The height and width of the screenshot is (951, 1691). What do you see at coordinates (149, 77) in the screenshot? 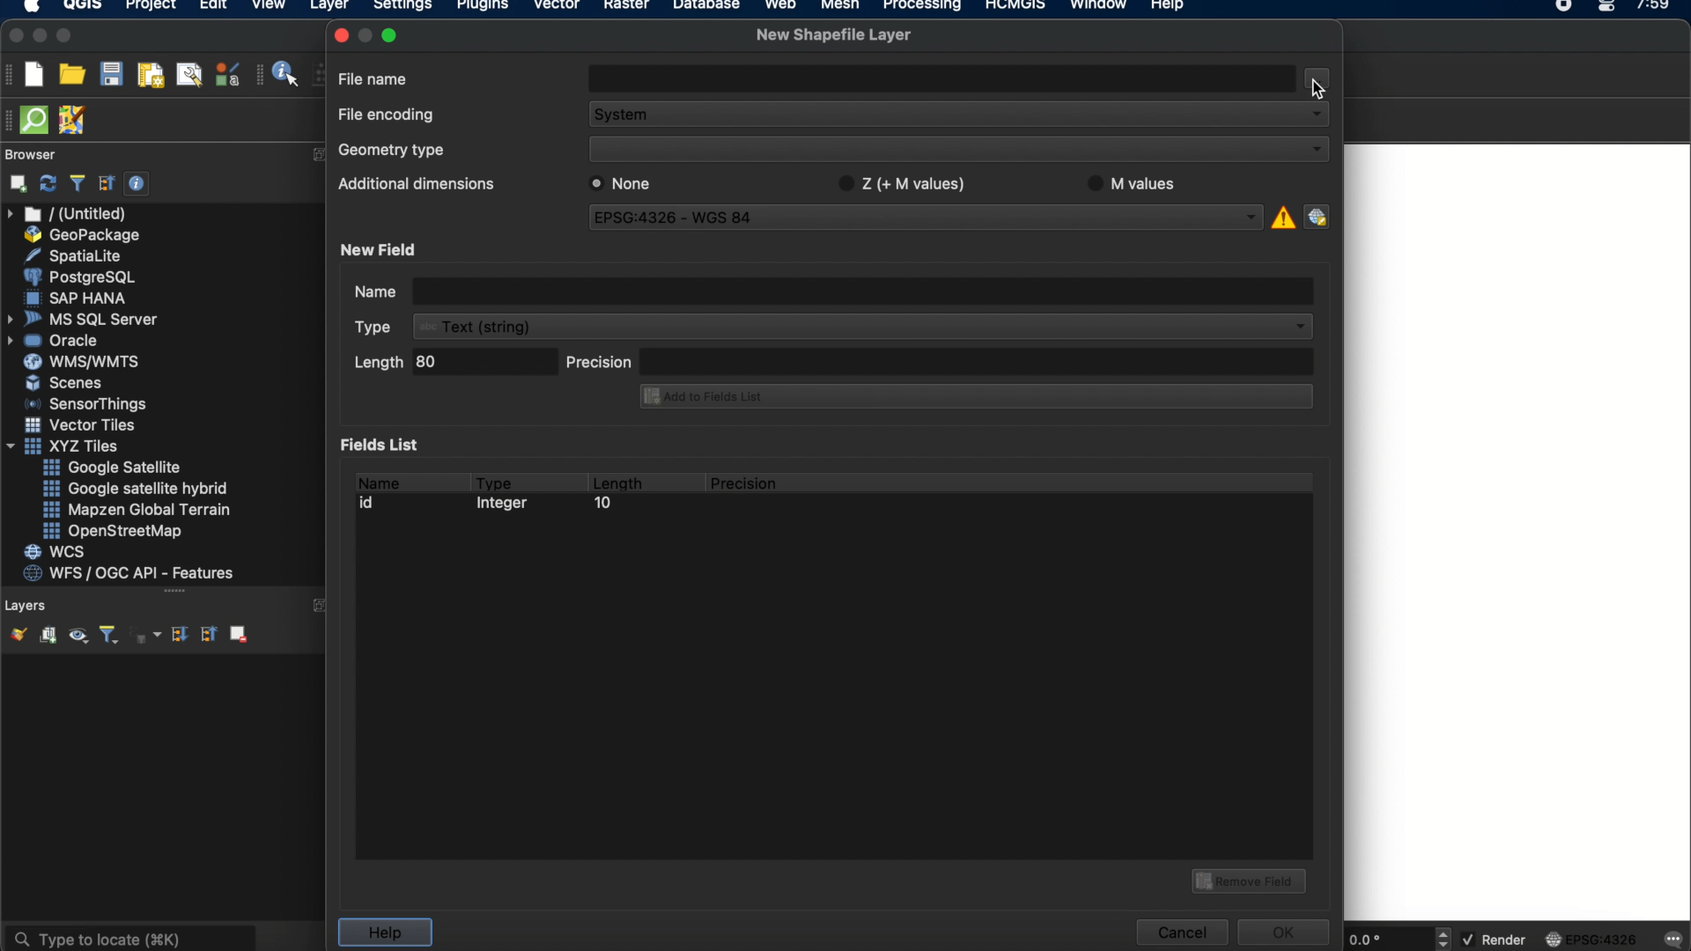
I see `new paint layout` at bounding box center [149, 77].